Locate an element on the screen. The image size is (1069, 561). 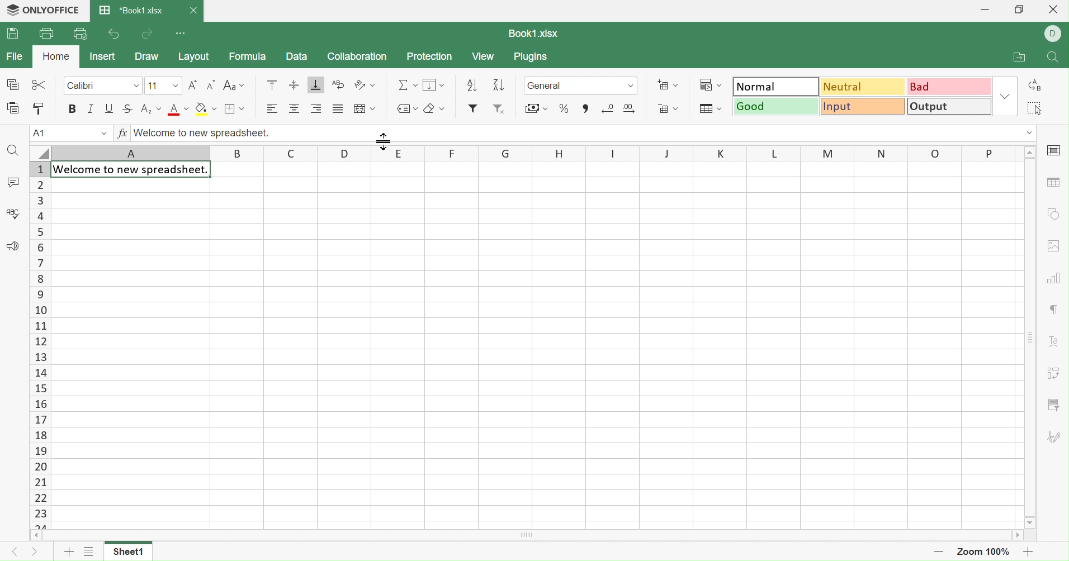
Clear is located at coordinates (435, 108).